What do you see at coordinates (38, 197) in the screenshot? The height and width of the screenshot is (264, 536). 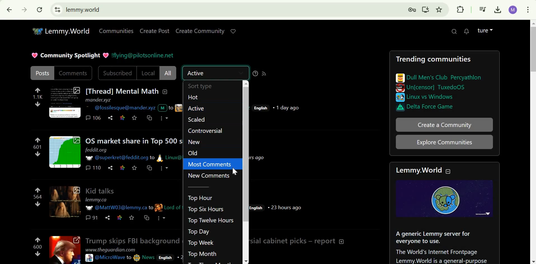 I see `564 points` at bounding box center [38, 197].